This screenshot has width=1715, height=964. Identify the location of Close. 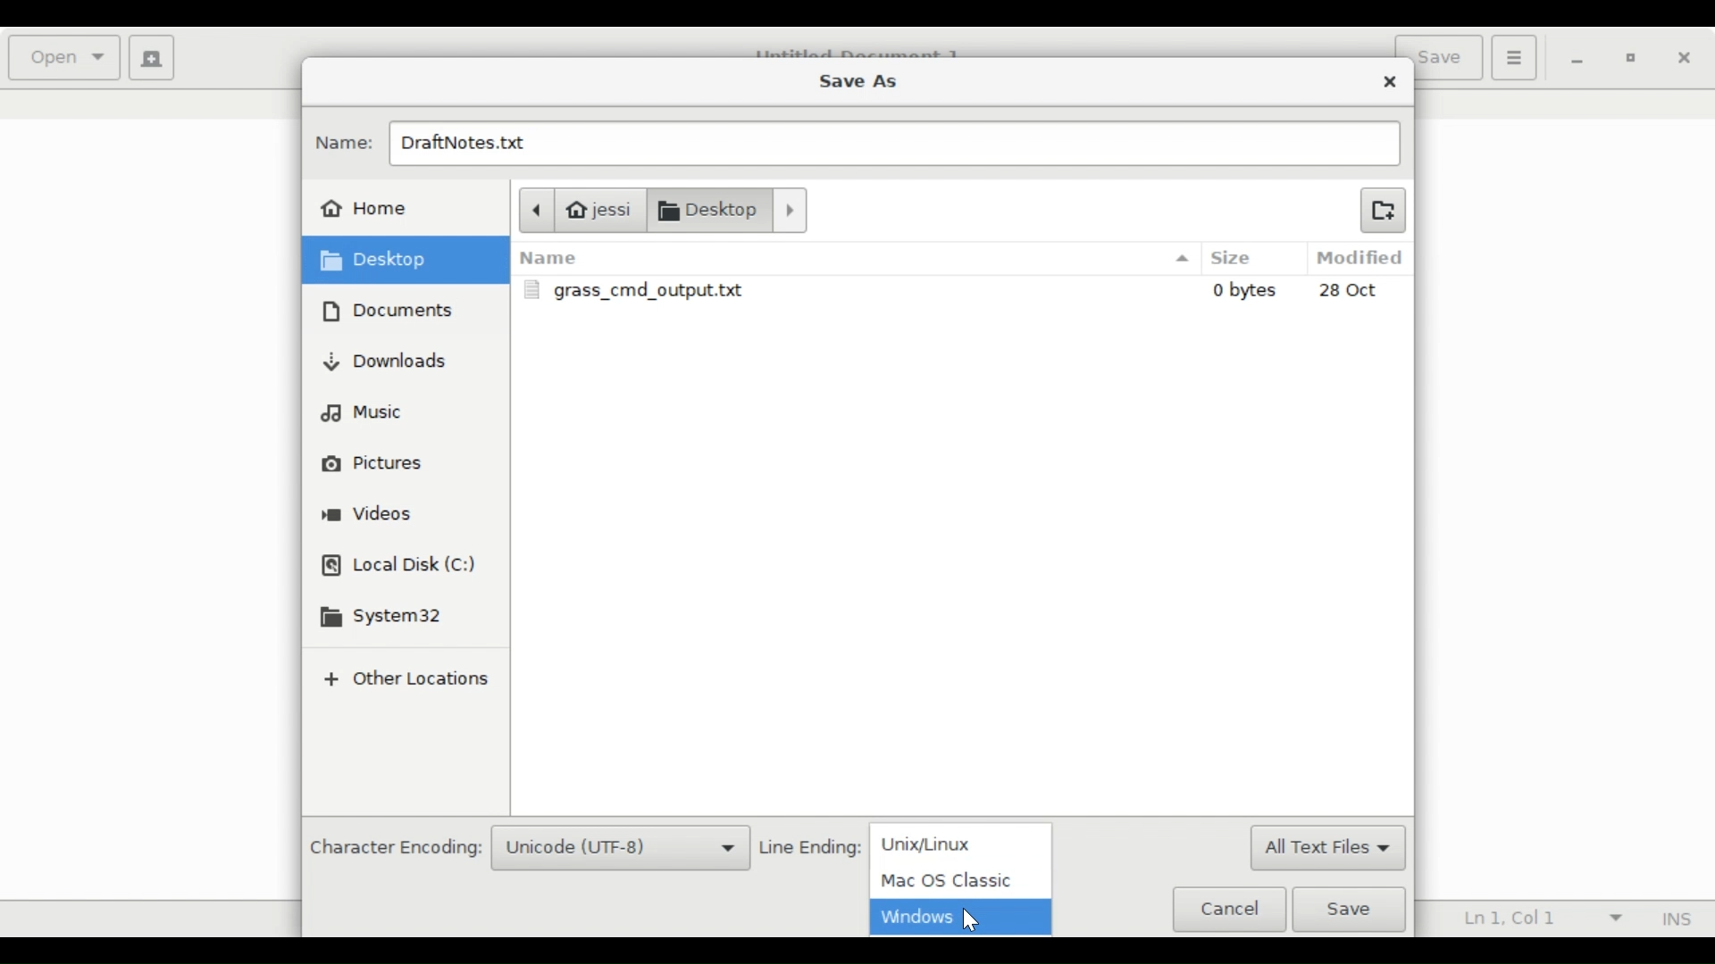
(1392, 82).